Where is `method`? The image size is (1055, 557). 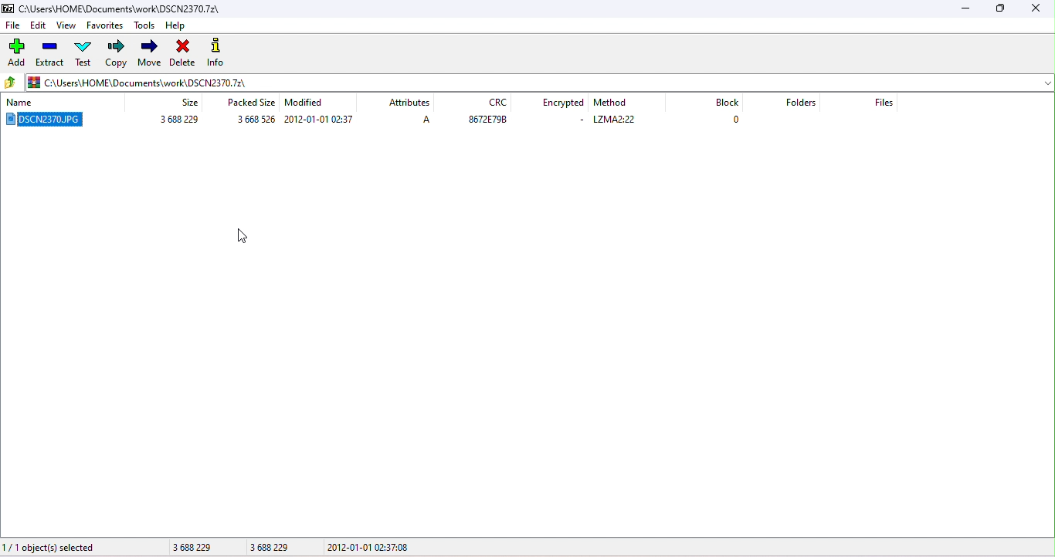
method is located at coordinates (611, 104).